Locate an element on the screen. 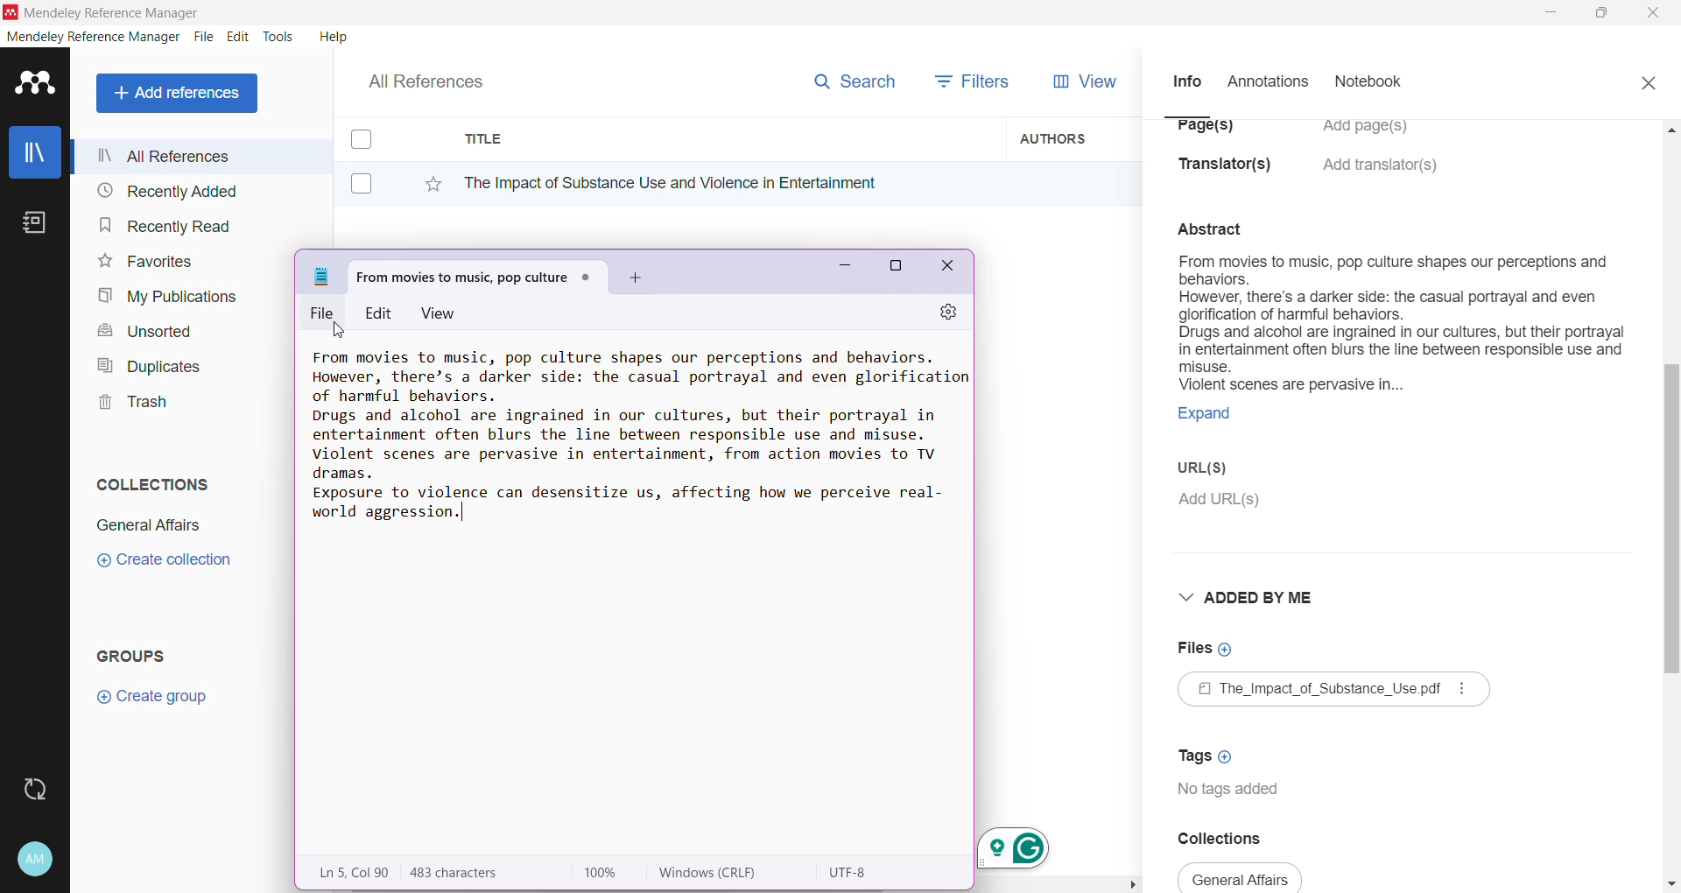 This screenshot has height=893, width=1681. Close is located at coordinates (949, 269).